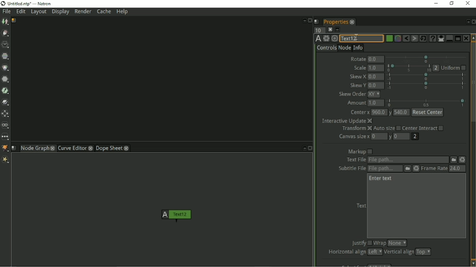 Image resolution: width=476 pixels, height=267 pixels. I want to click on Reload the file, so click(416, 168).